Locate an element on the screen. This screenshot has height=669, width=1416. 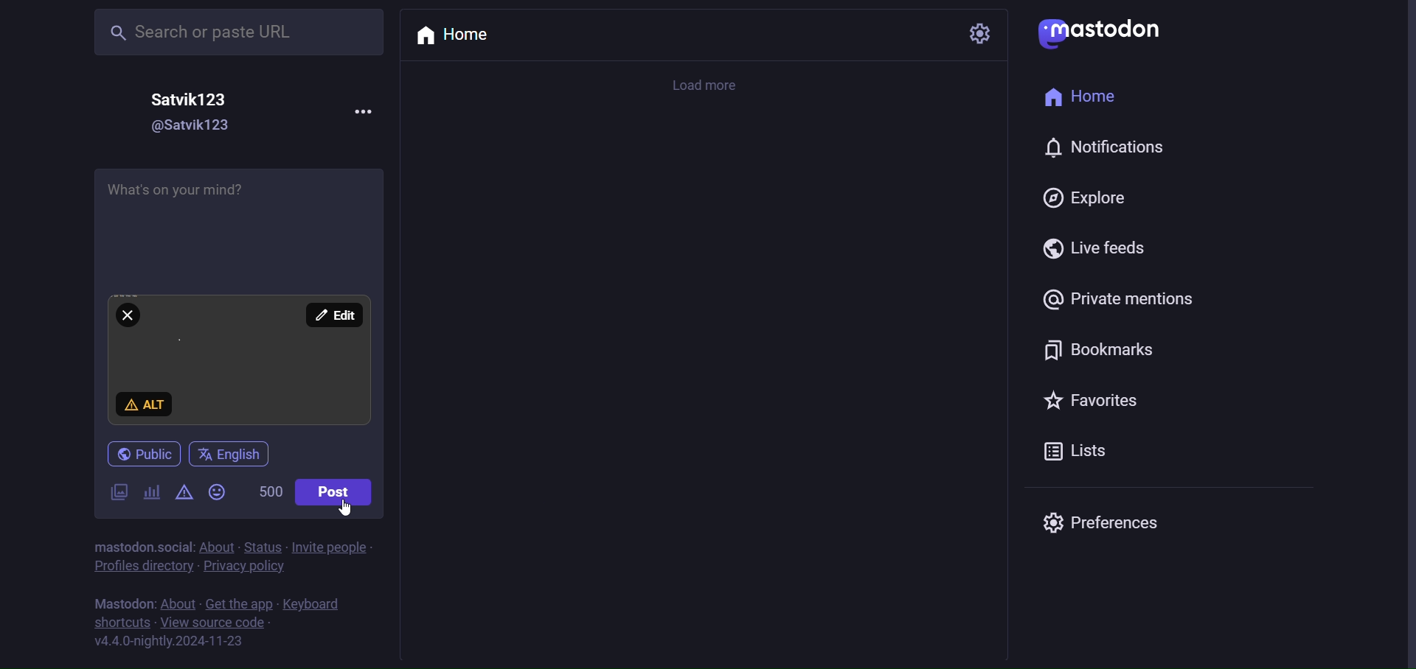
english is located at coordinates (233, 451).